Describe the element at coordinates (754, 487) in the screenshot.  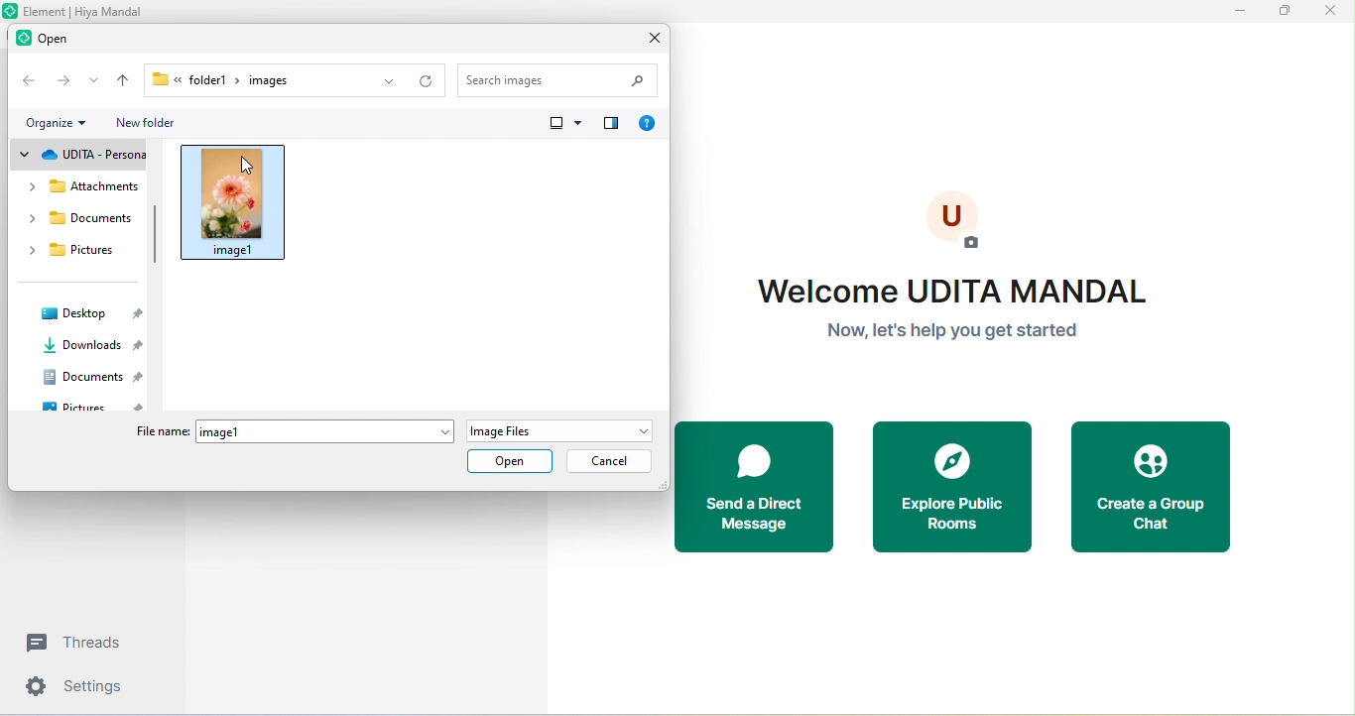
I see `send a direct message` at that location.